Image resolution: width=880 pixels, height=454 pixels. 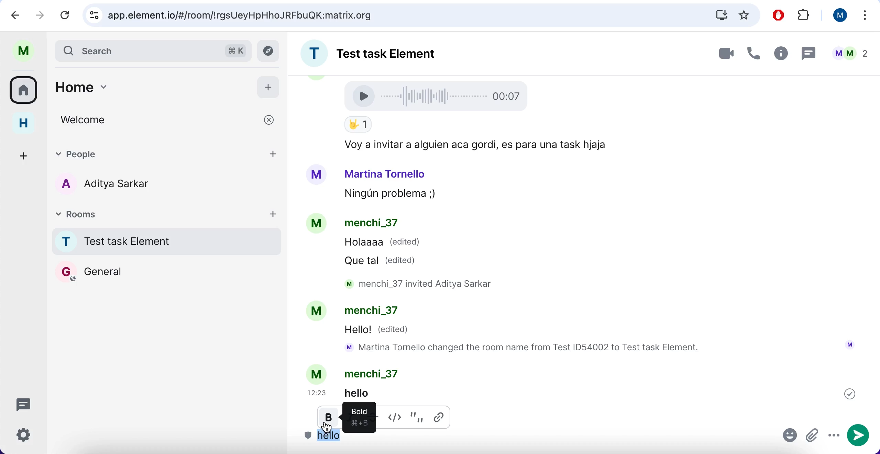 What do you see at coordinates (382, 51) in the screenshot?
I see `room name` at bounding box center [382, 51].